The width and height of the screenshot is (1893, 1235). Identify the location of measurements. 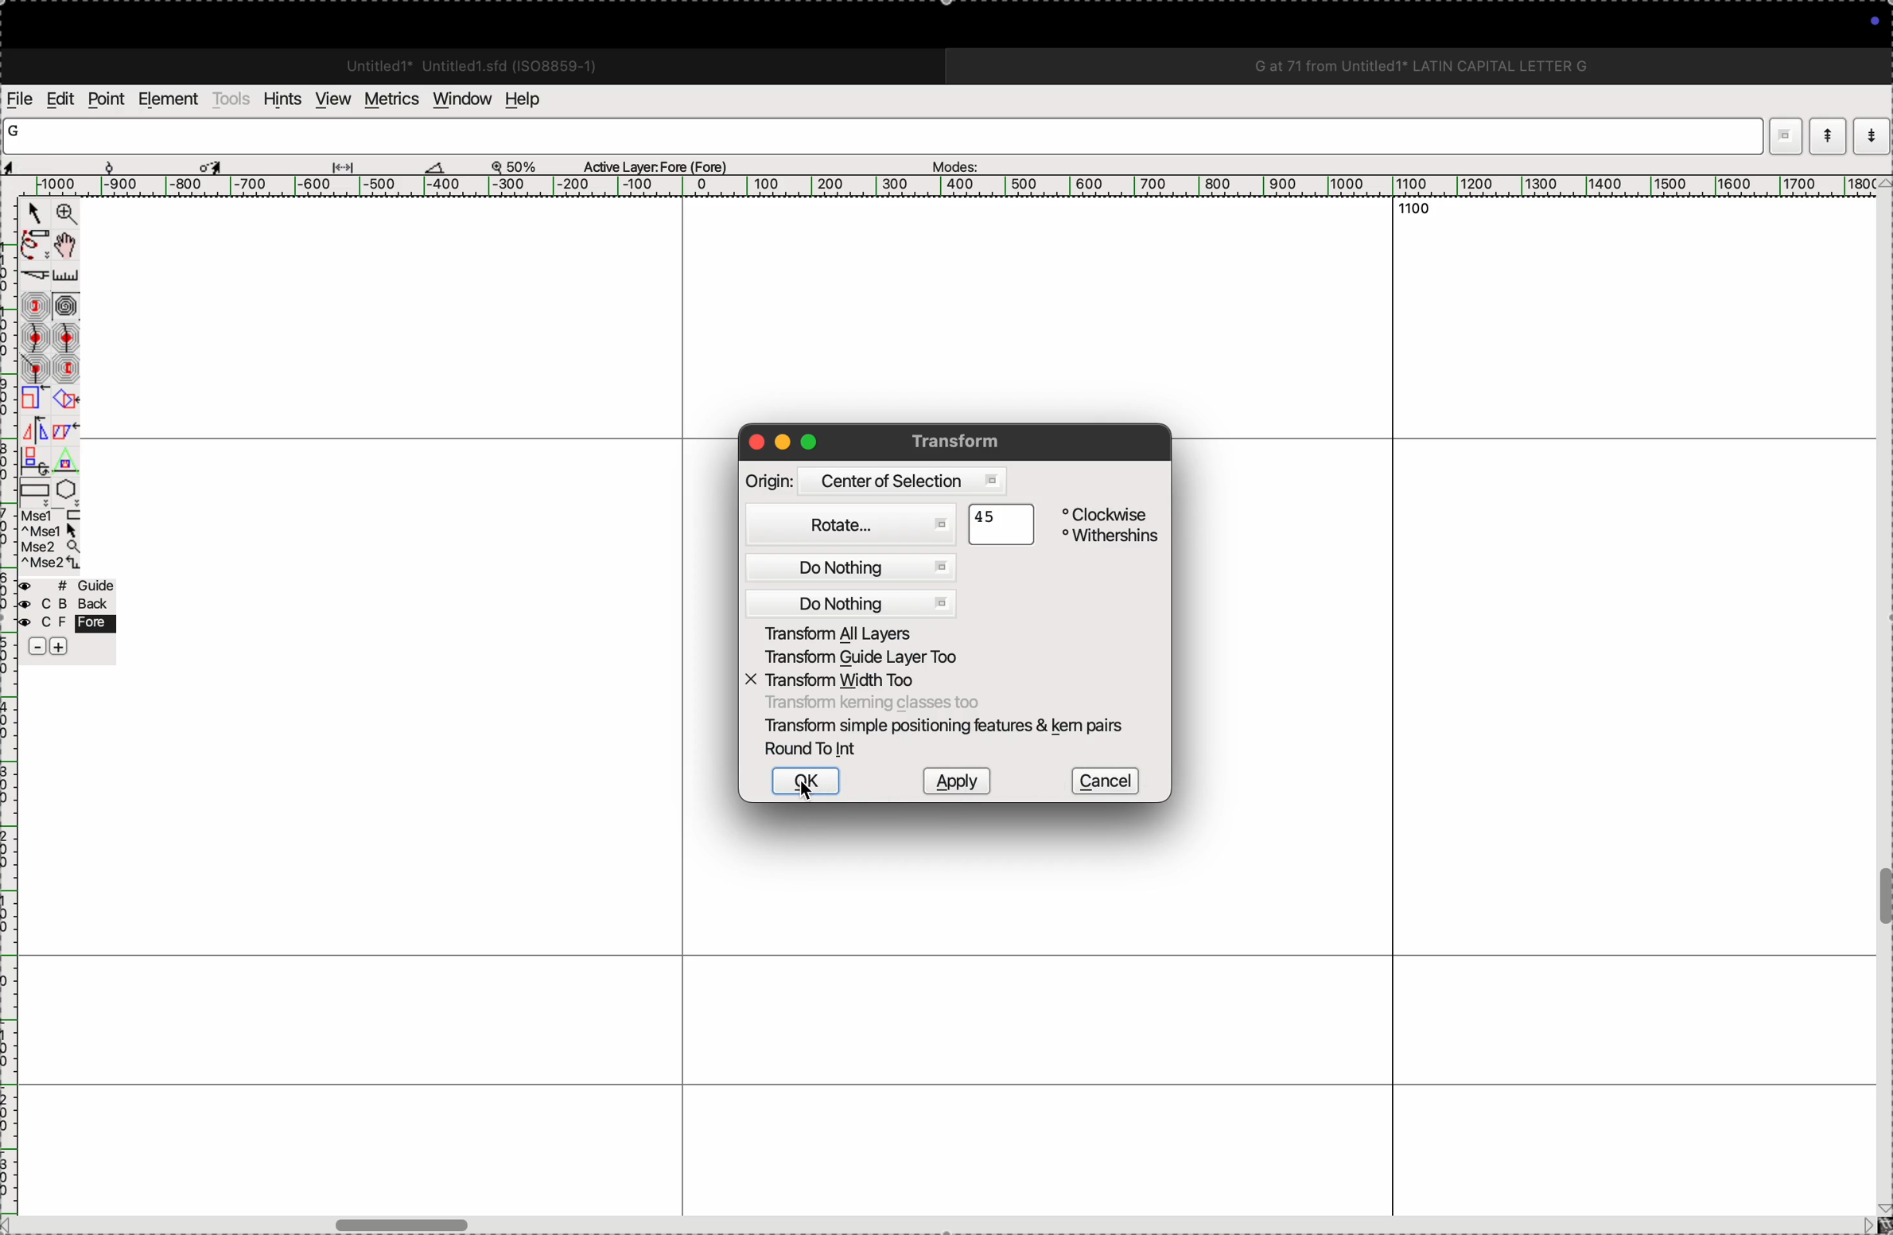
(326, 165).